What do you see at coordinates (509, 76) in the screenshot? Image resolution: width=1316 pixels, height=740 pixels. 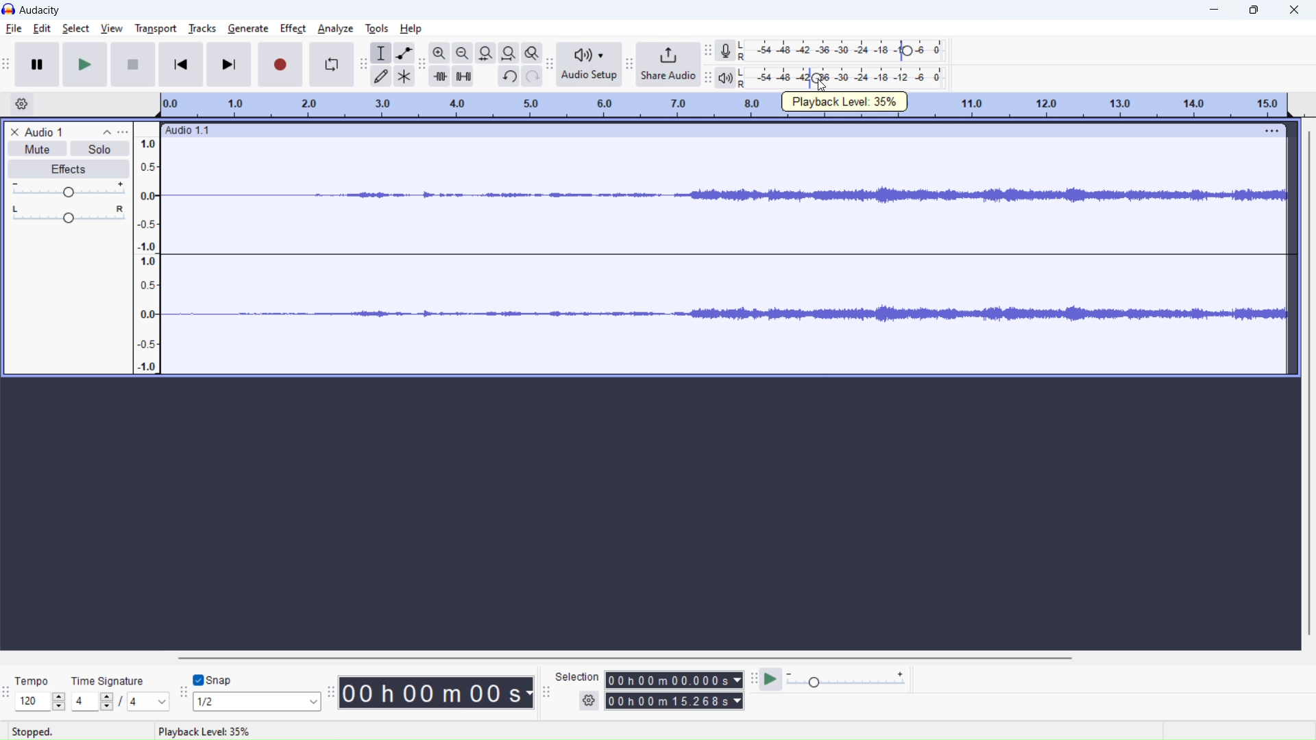 I see `undo` at bounding box center [509, 76].